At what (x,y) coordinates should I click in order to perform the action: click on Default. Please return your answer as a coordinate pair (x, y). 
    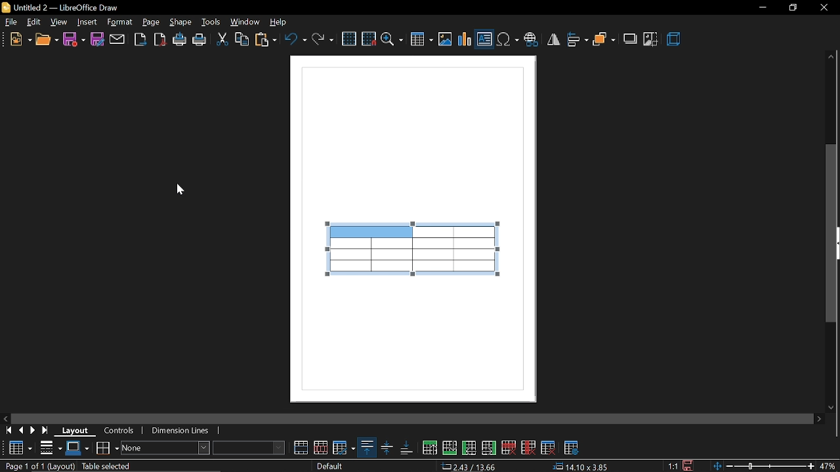
    Looking at the image, I should click on (332, 466).